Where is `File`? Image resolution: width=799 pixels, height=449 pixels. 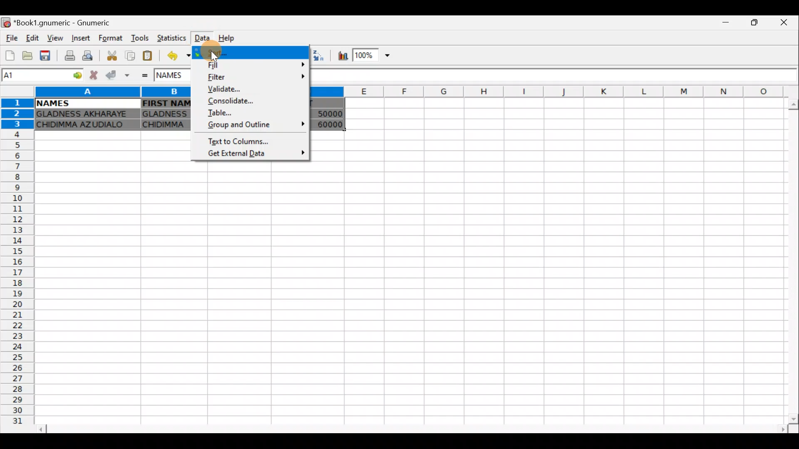
File is located at coordinates (12, 39).